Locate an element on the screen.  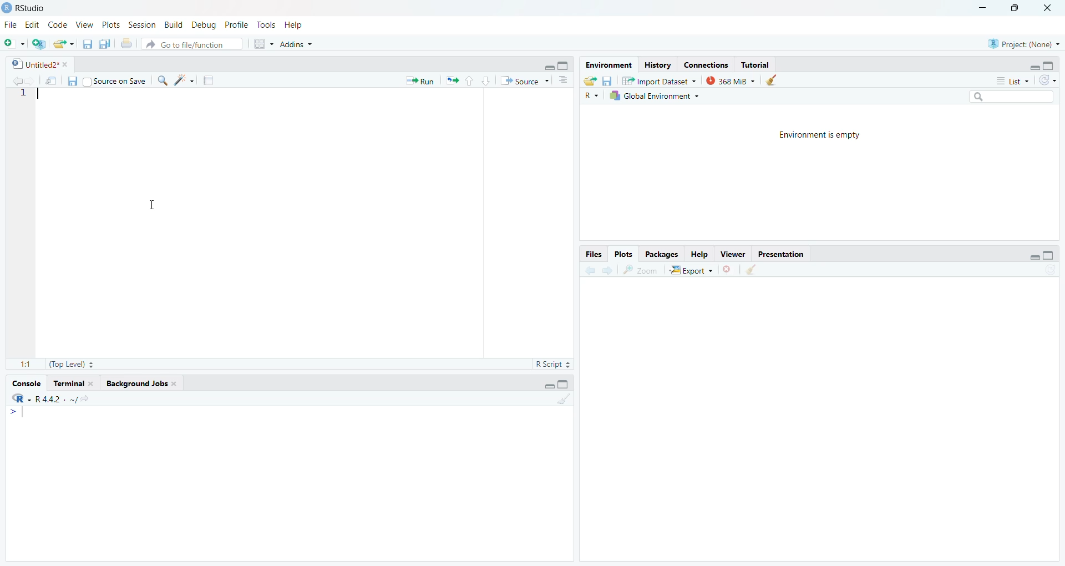
files is located at coordinates (74, 81).